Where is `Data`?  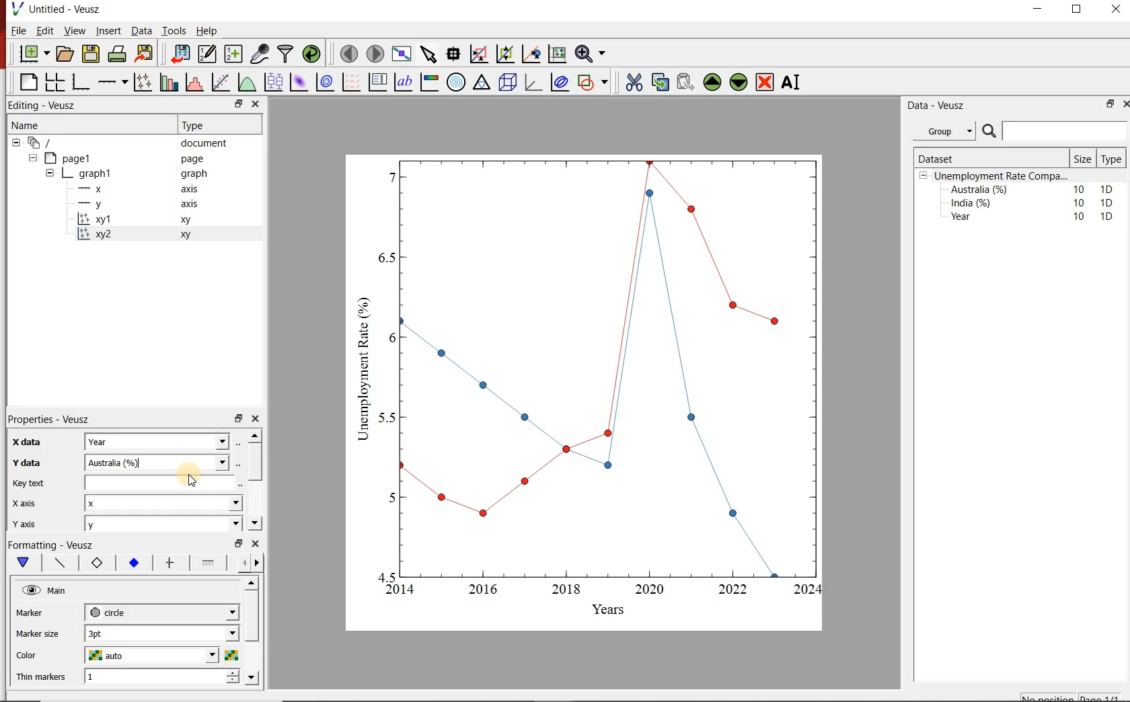
Data is located at coordinates (142, 31).